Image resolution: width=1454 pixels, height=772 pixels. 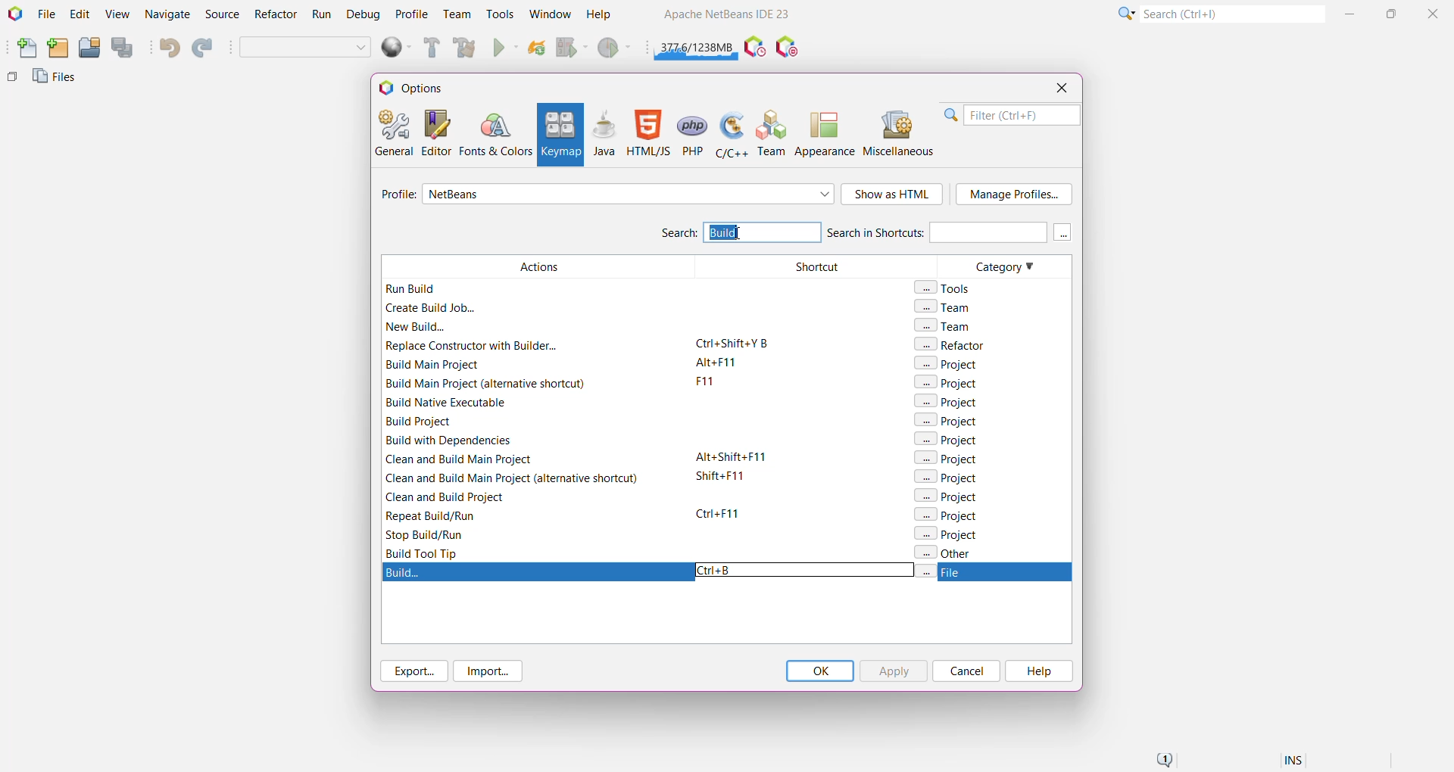 What do you see at coordinates (14, 14) in the screenshot?
I see `Application Logo` at bounding box center [14, 14].